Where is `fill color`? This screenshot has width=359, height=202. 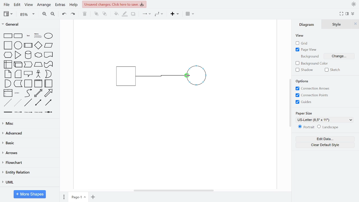
fill color is located at coordinates (116, 14).